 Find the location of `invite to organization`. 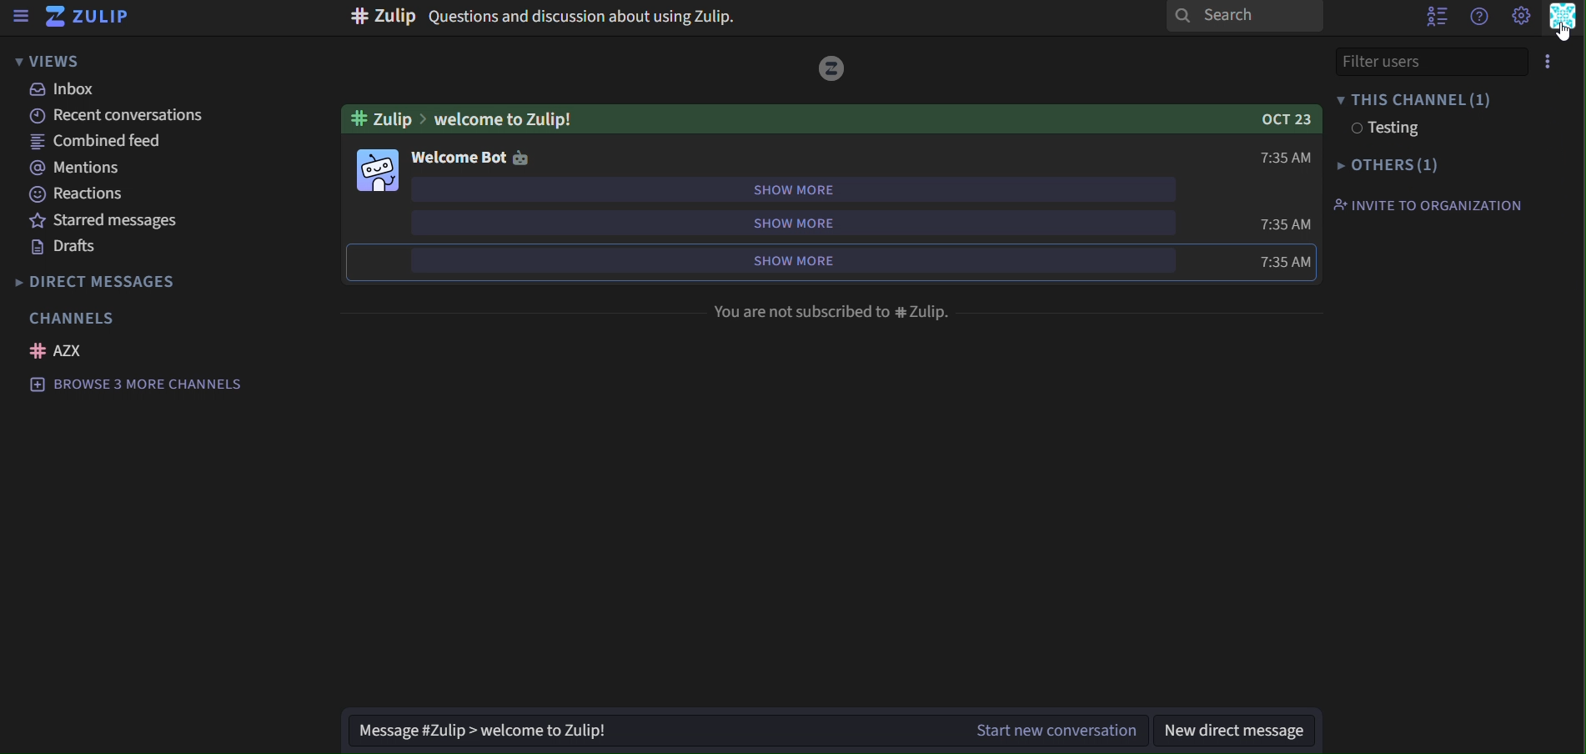

invite to organization is located at coordinates (1432, 204).